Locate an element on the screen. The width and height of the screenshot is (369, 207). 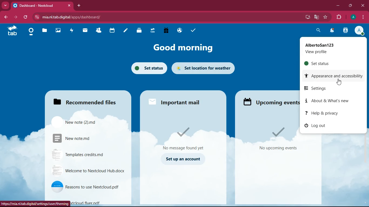
file is located at coordinates (88, 170).